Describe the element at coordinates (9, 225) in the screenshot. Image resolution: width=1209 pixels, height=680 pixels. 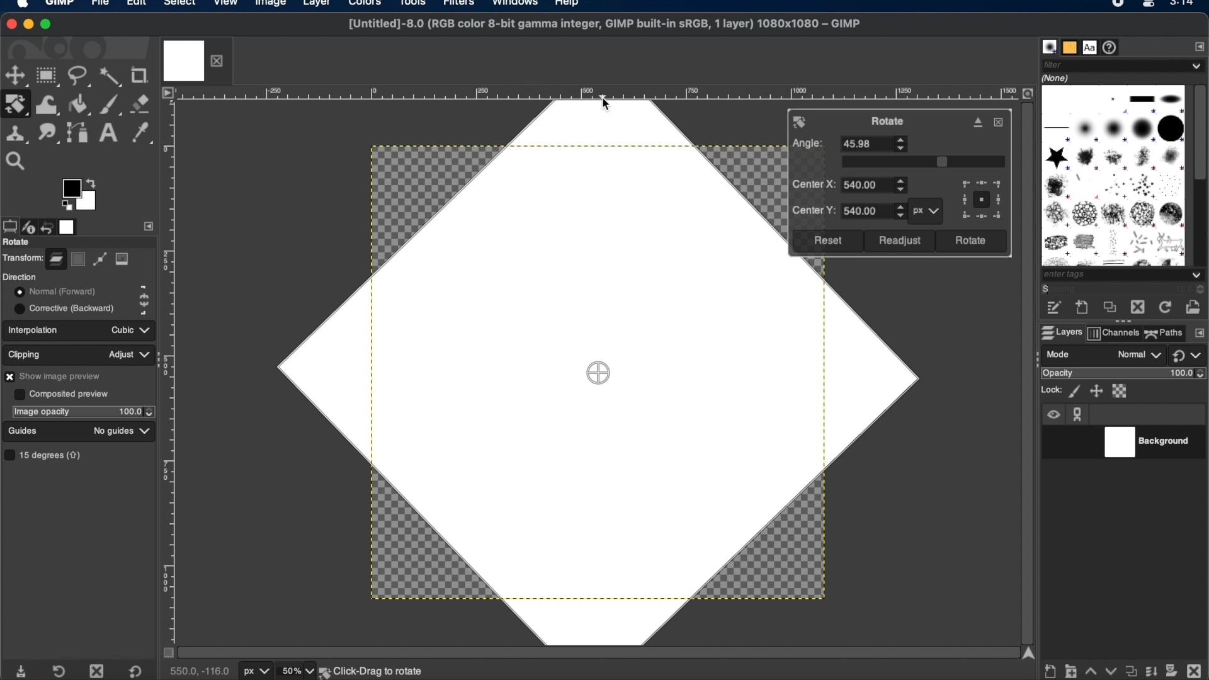
I see `tool options` at that location.